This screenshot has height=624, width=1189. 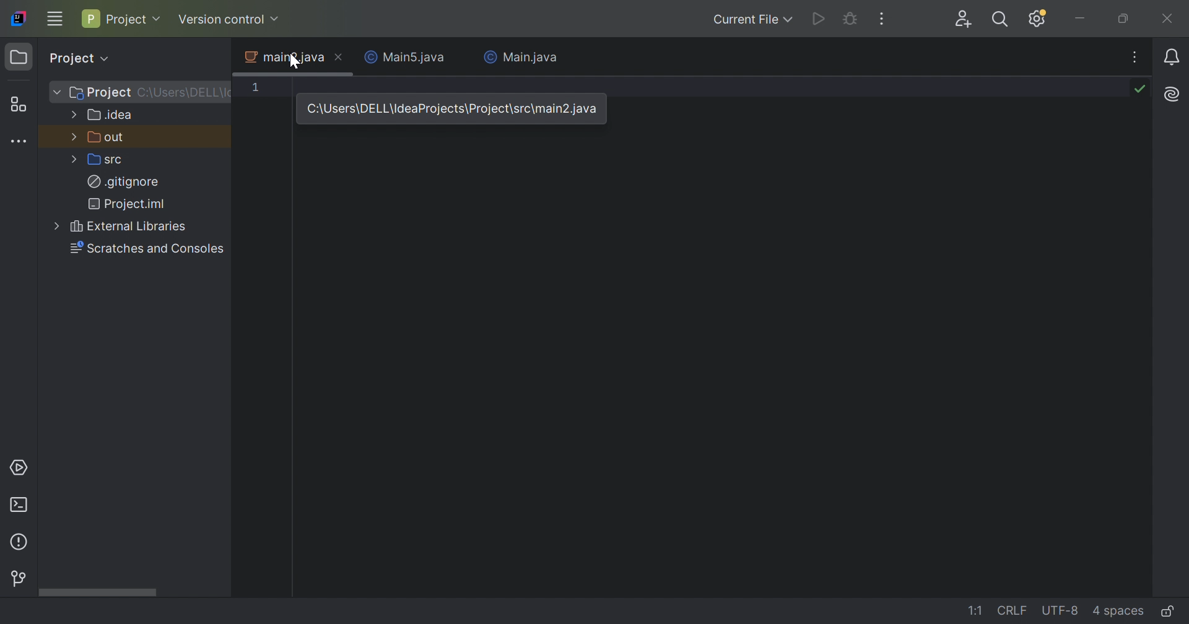 What do you see at coordinates (975, 610) in the screenshot?
I see `1:!` at bounding box center [975, 610].